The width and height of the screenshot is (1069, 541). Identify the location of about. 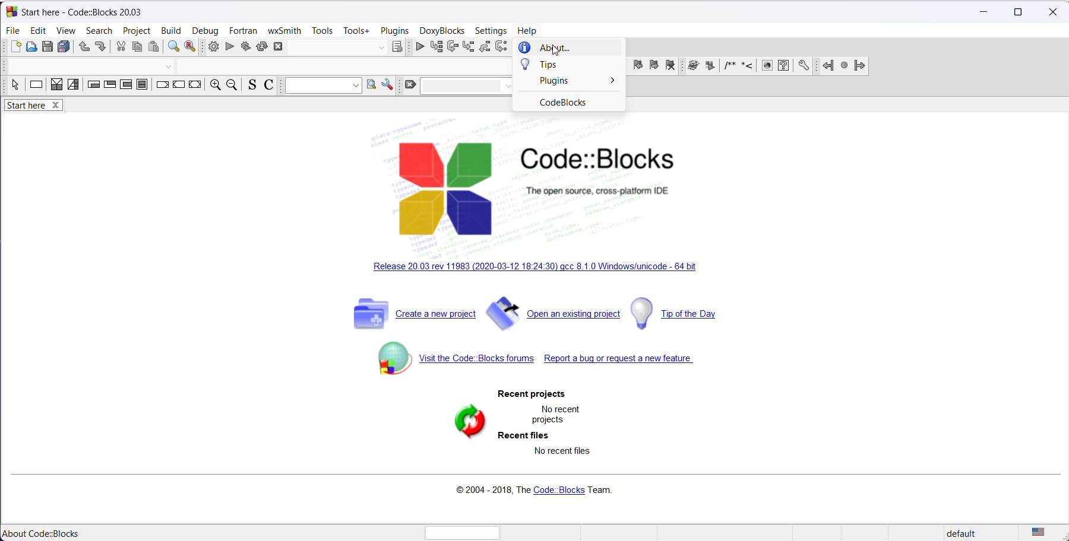
(562, 48).